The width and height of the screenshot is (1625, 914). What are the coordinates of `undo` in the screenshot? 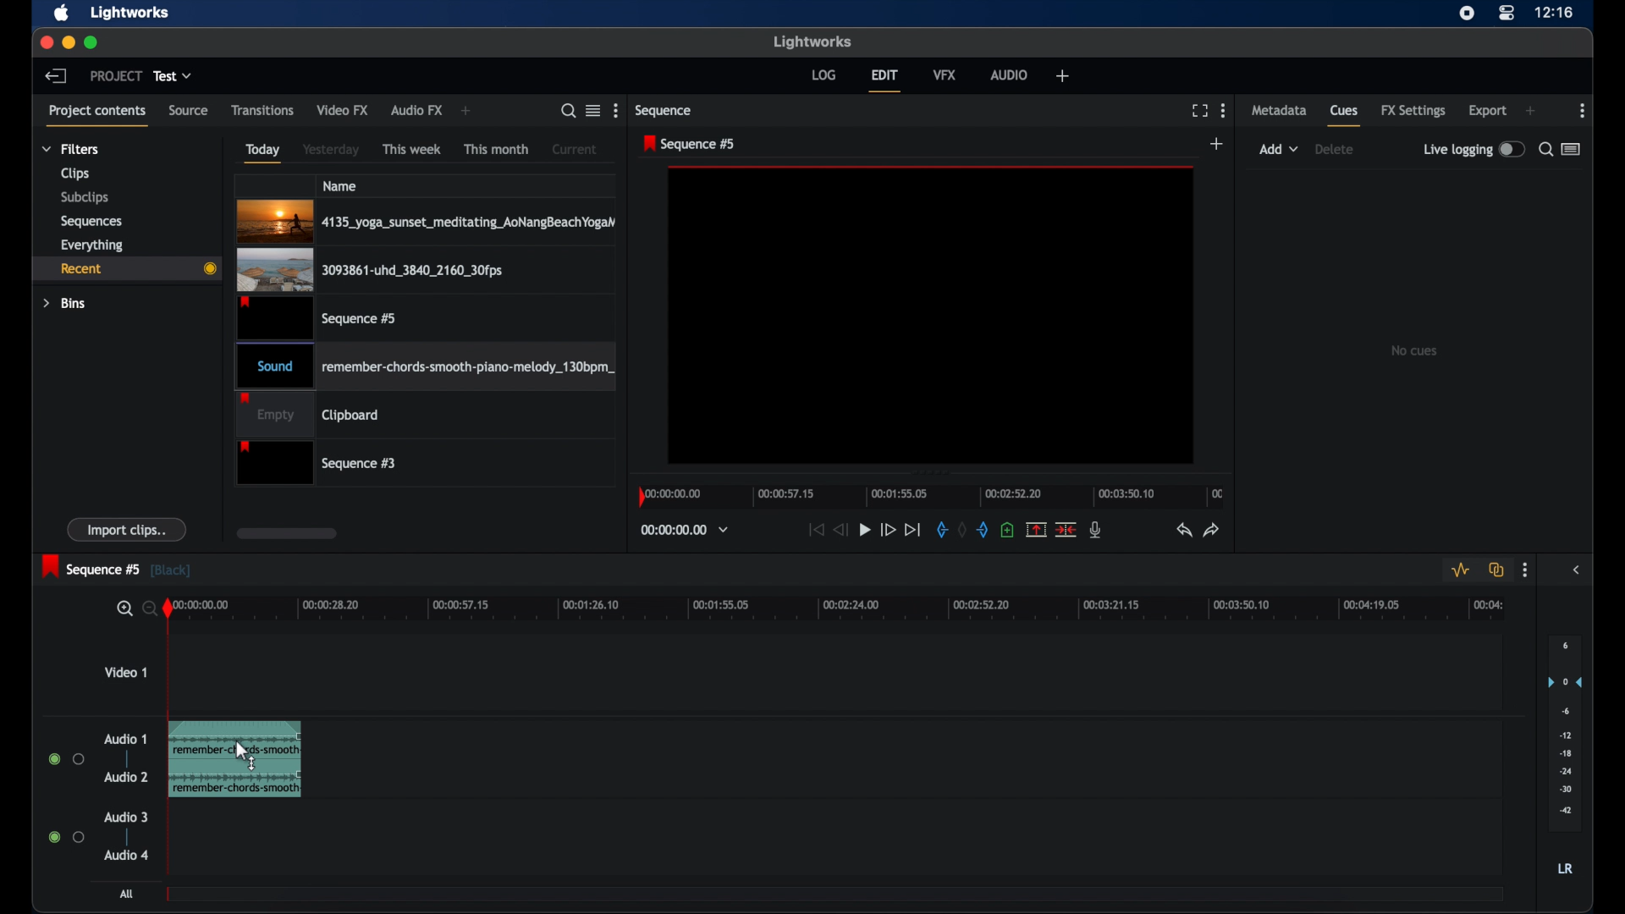 It's located at (1182, 530).